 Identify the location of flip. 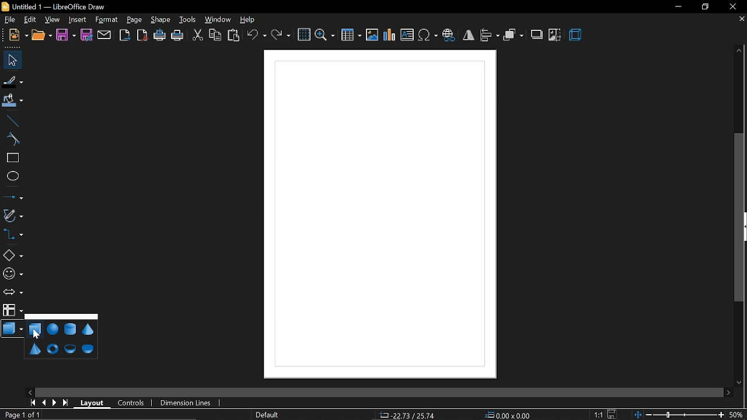
(469, 35).